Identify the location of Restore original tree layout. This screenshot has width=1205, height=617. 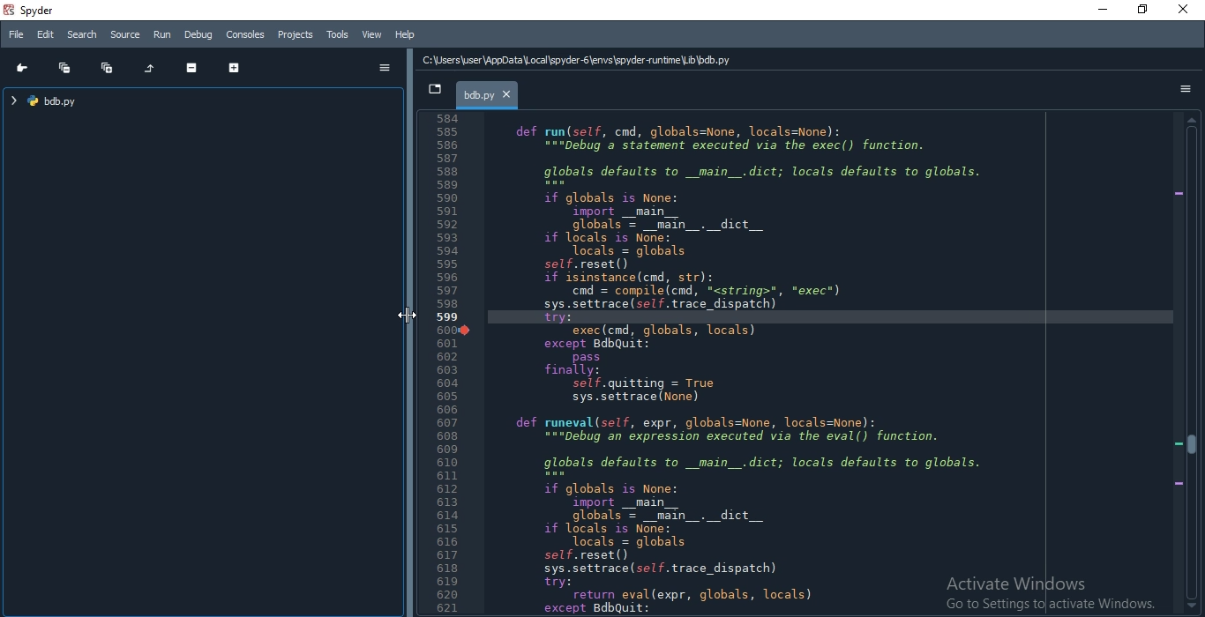
(150, 69).